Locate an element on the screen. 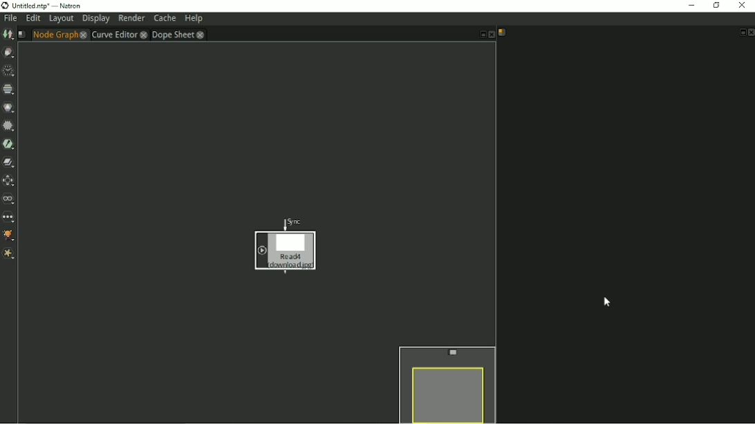 Image resolution: width=755 pixels, height=424 pixels. Curve Editor is located at coordinates (118, 35).